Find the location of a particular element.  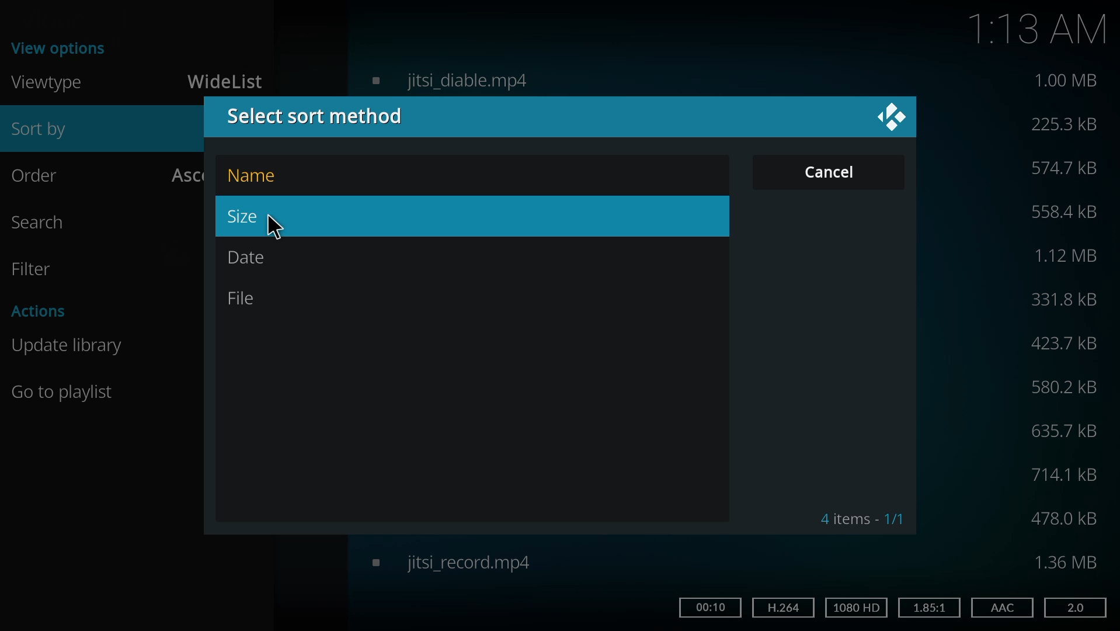

aac is located at coordinates (999, 606).